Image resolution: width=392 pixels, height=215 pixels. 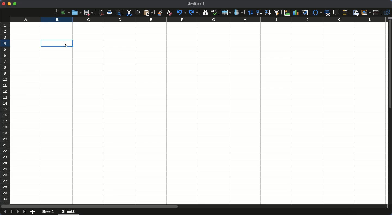 What do you see at coordinates (193, 12) in the screenshot?
I see `Redo` at bounding box center [193, 12].